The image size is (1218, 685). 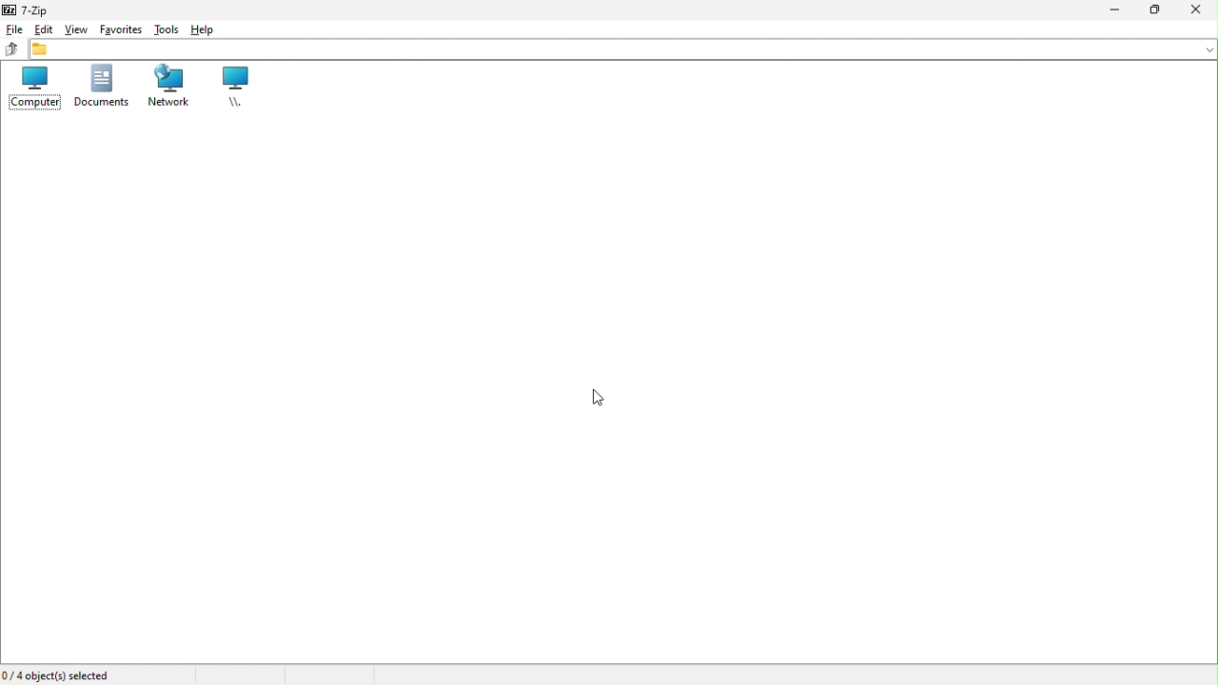 I want to click on up, so click(x=11, y=49).